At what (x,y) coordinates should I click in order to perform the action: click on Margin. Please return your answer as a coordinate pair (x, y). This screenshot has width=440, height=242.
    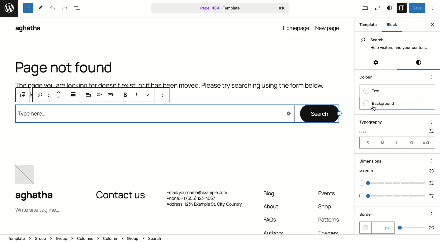
    Looking at the image, I should click on (398, 171).